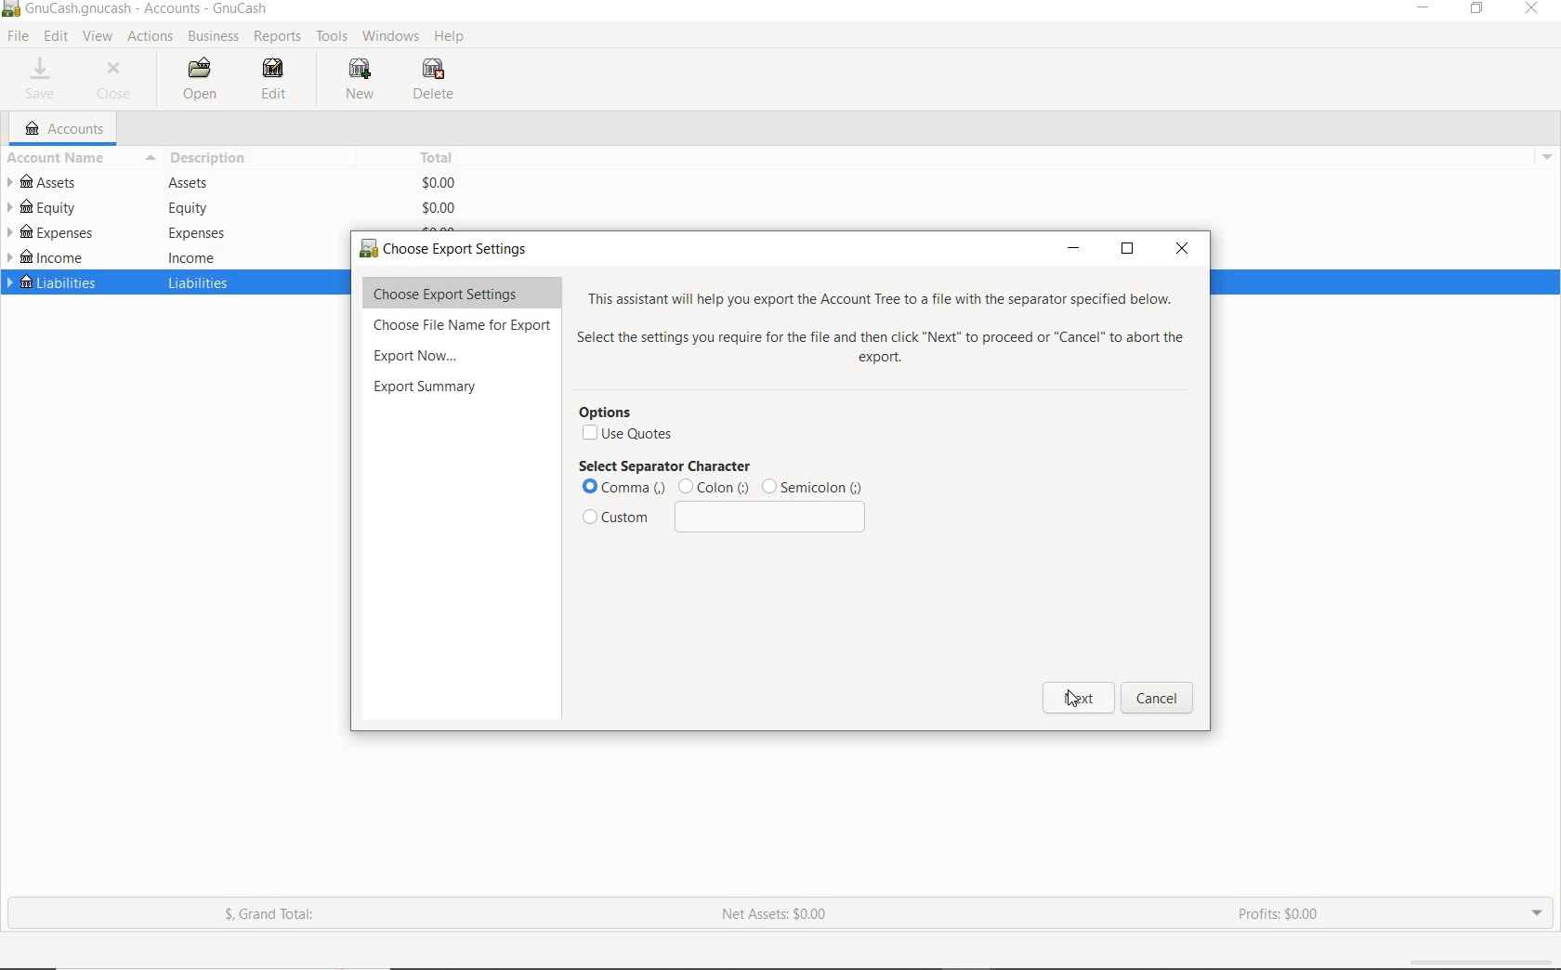 This screenshot has height=970, width=1561. I want to click on drop down, so click(1549, 156).